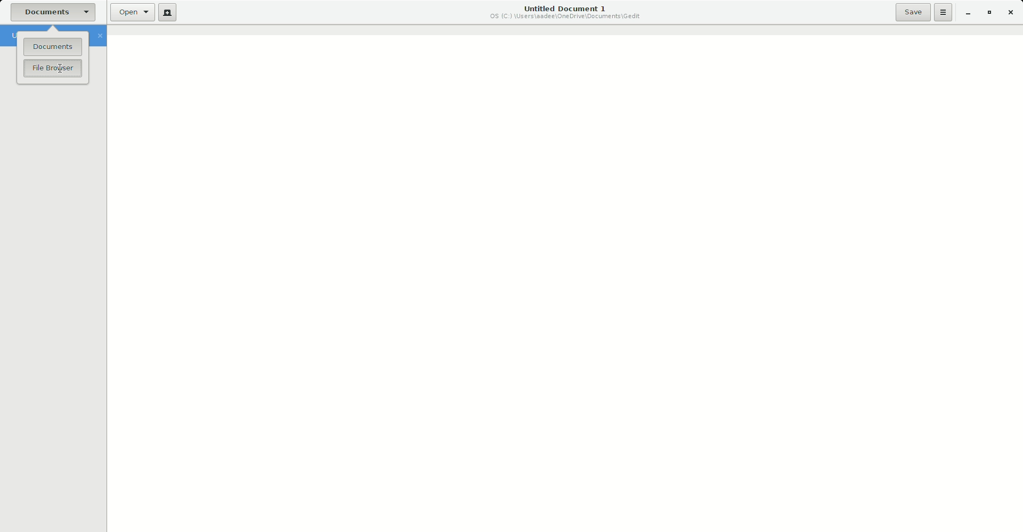 This screenshot has width=1023, height=532. Describe the element at coordinates (63, 67) in the screenshot. I see `Cursor` at that location.